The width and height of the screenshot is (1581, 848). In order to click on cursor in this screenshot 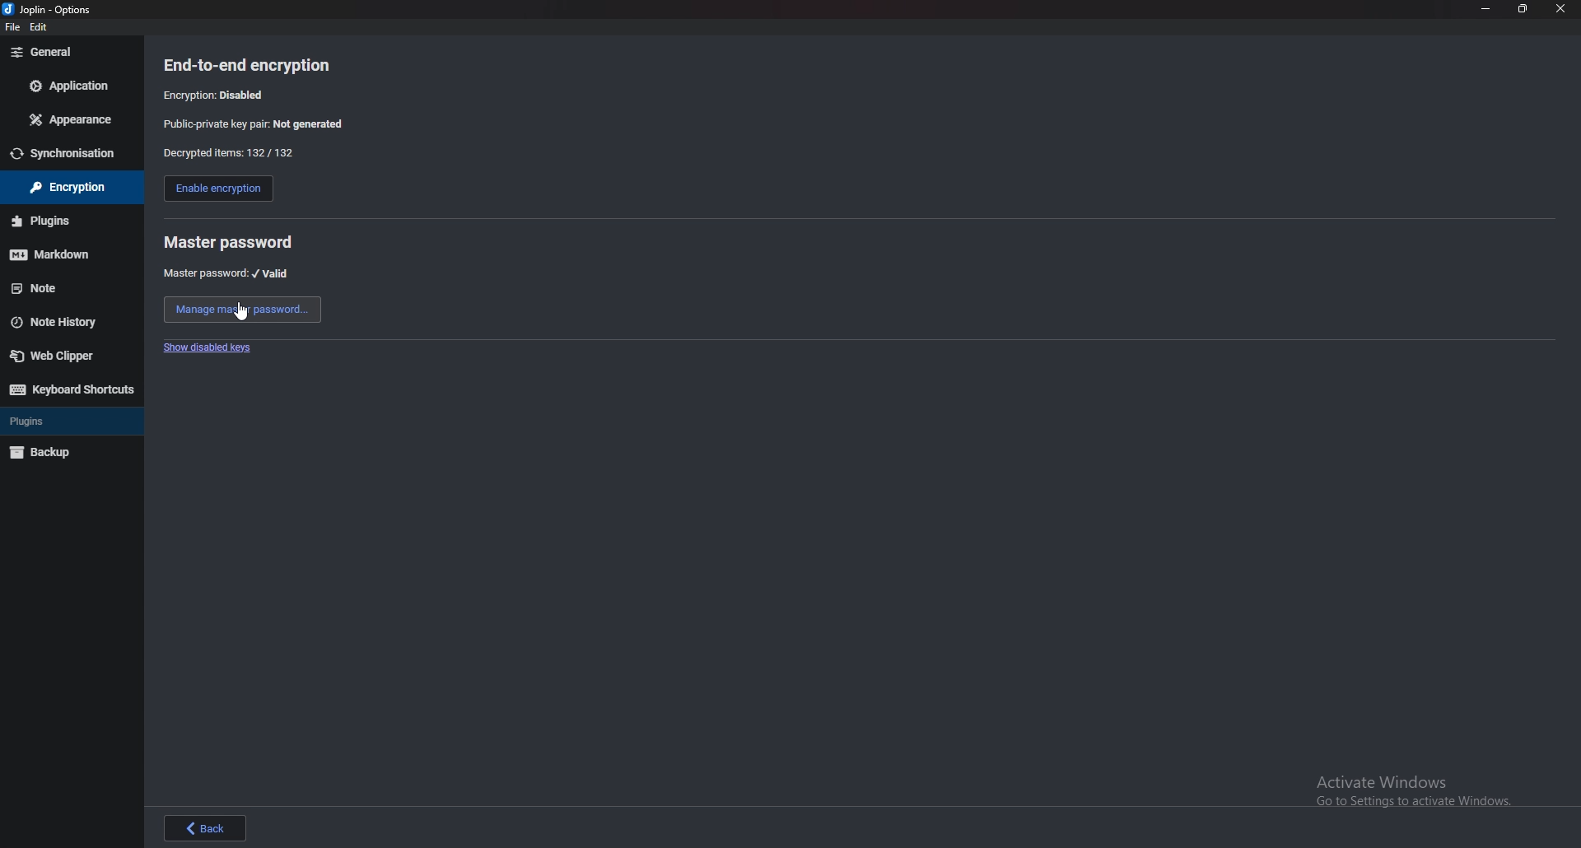, I will do `click(240, 313)`.